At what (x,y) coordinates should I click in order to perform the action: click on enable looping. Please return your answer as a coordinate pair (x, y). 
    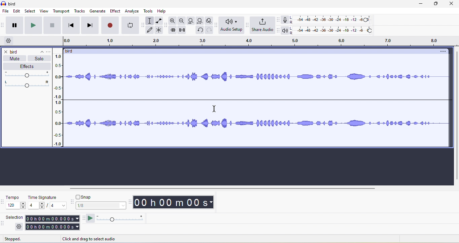
    Looking at the image, I should click on (130, 26).